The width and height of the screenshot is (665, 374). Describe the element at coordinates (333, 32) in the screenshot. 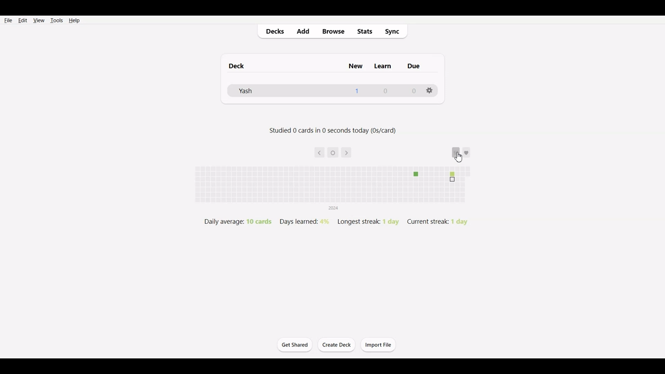

I see `Browse` at that location.